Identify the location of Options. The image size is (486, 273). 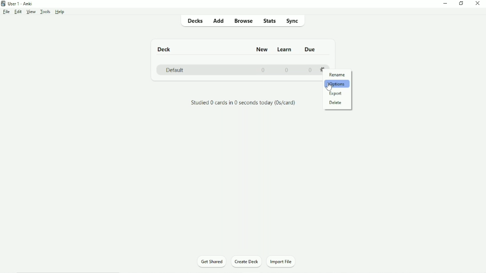
(336, 84).